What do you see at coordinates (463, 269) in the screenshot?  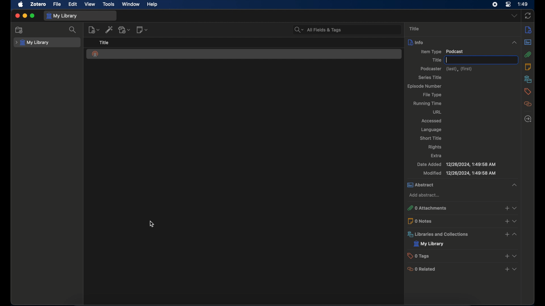 I see `0 related` at bounding box center [463, 269].